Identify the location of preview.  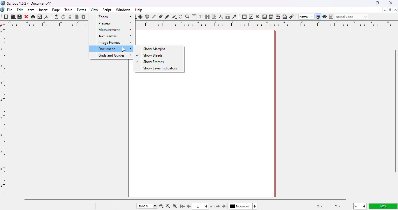
(112, 23).